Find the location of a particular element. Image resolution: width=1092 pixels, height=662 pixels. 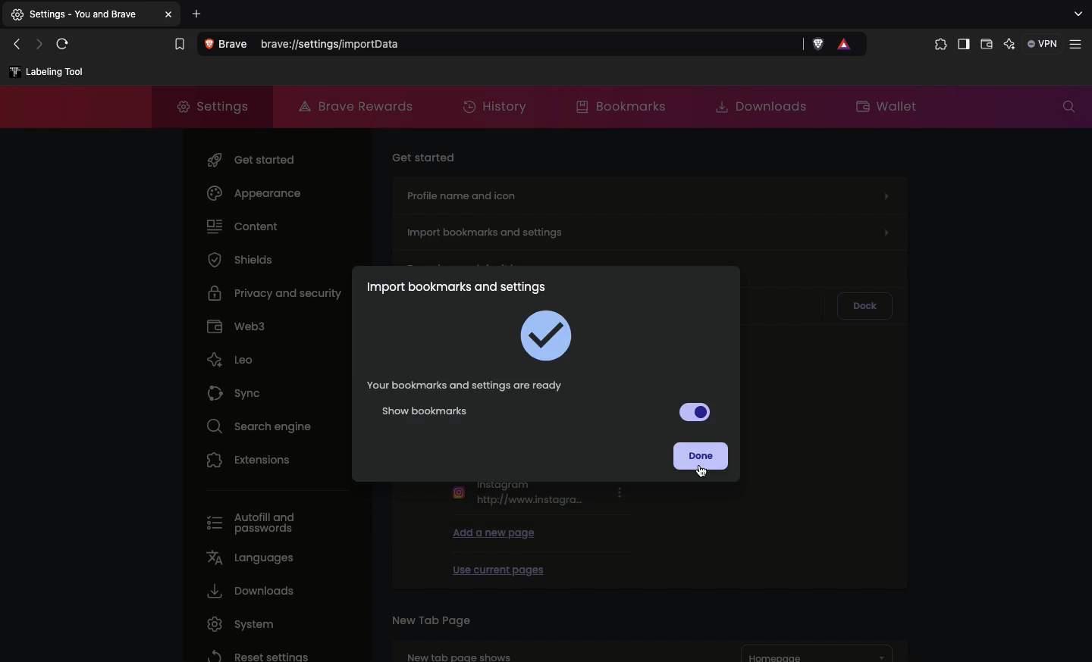

Settings is located at coordinates (206, 105).